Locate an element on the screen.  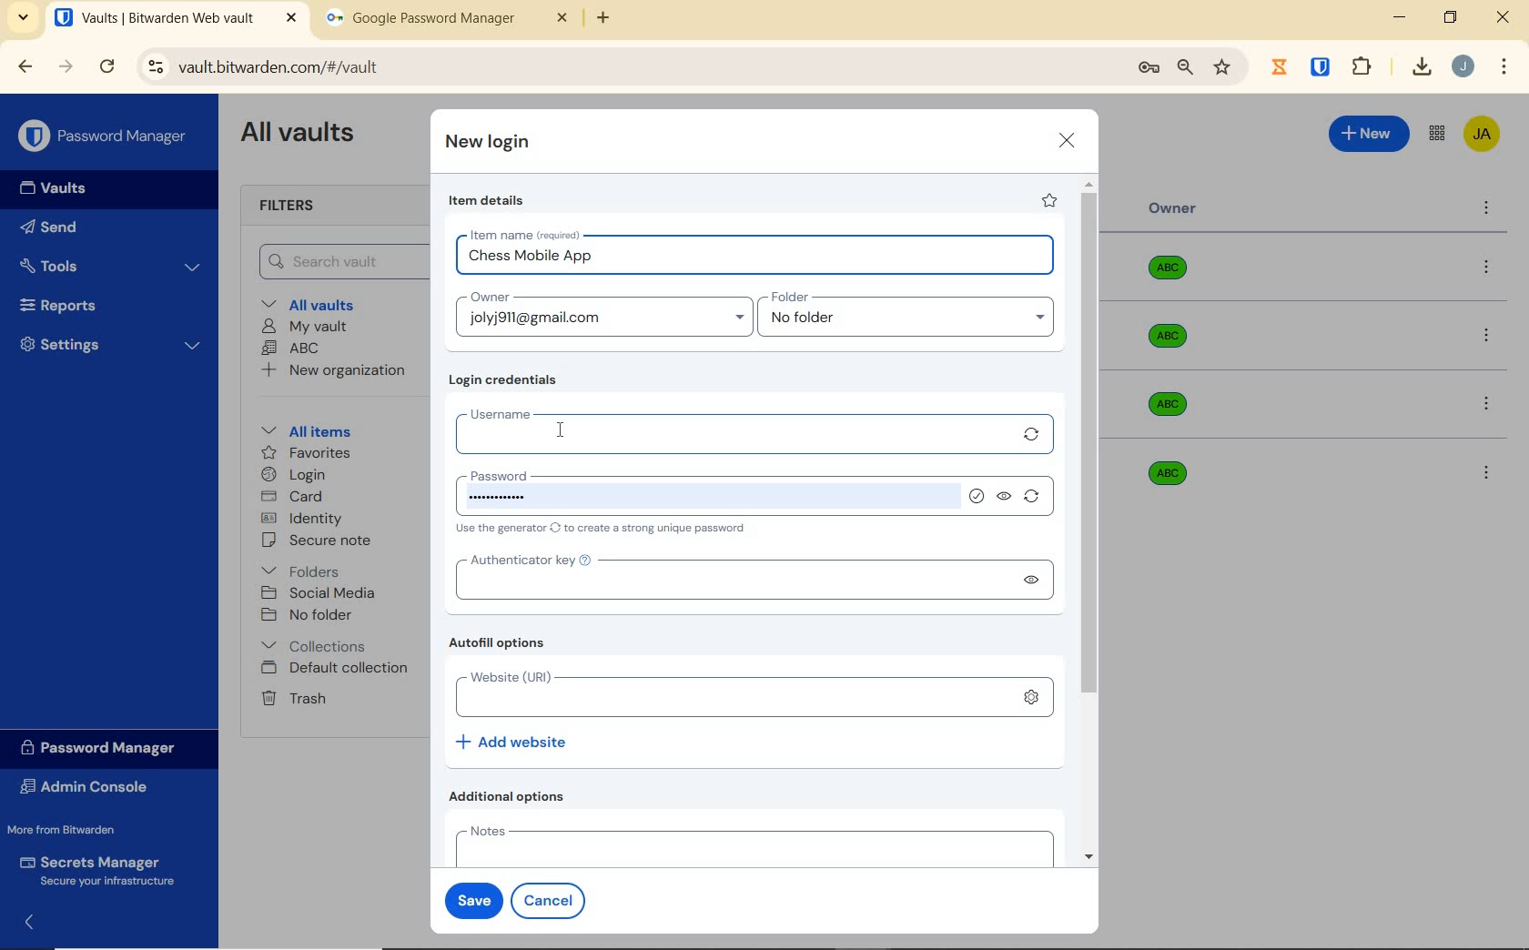
Settings is located at coordinates (111, 342).